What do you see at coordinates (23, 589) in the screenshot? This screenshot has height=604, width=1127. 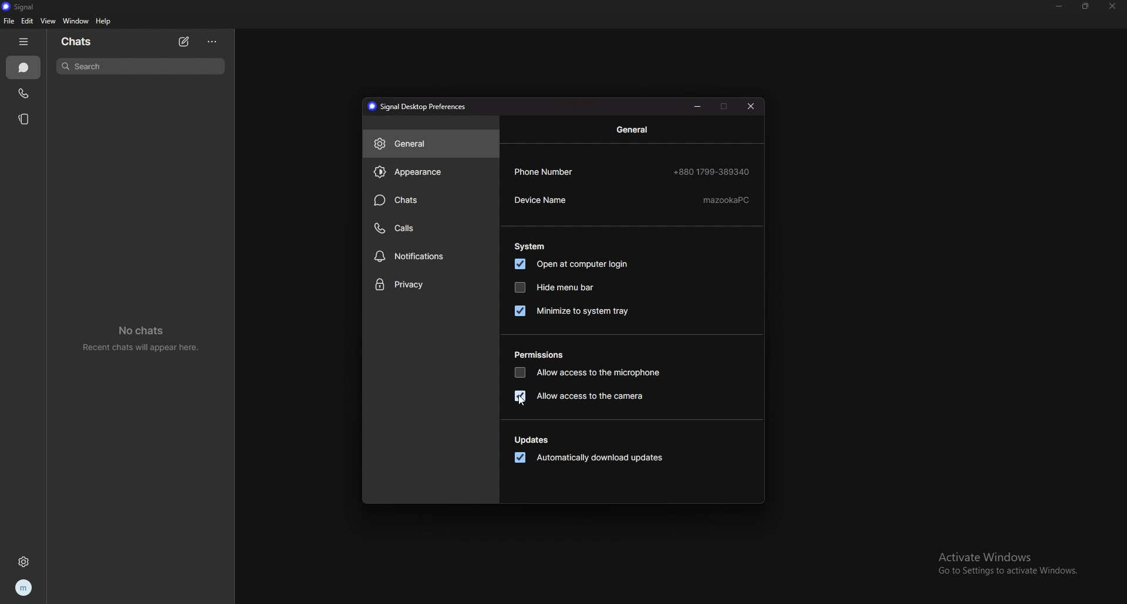 I see `profile` at bounding box center [23, 589].